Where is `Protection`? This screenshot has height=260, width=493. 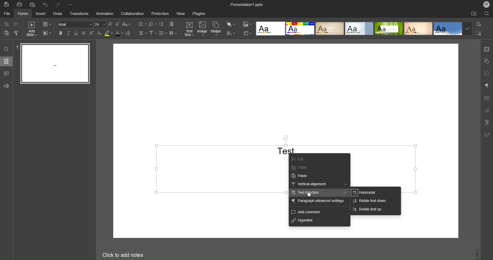
Protection is located at coordinates (159, 13).